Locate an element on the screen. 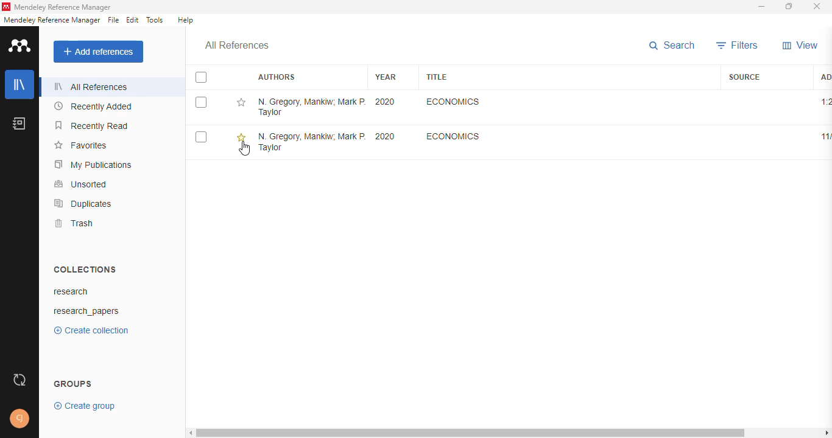 The width and height of the screenshot is (832, 438). maximize is located at coordinates (789, 7).